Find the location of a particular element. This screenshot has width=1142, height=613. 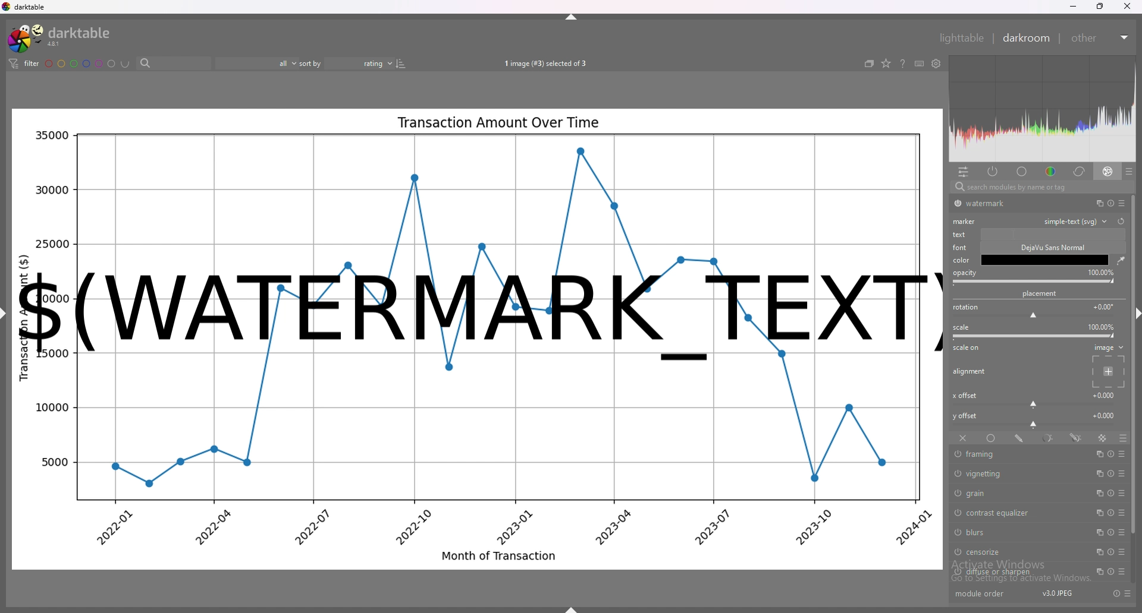

switch off is located at coordinates (958, 473).